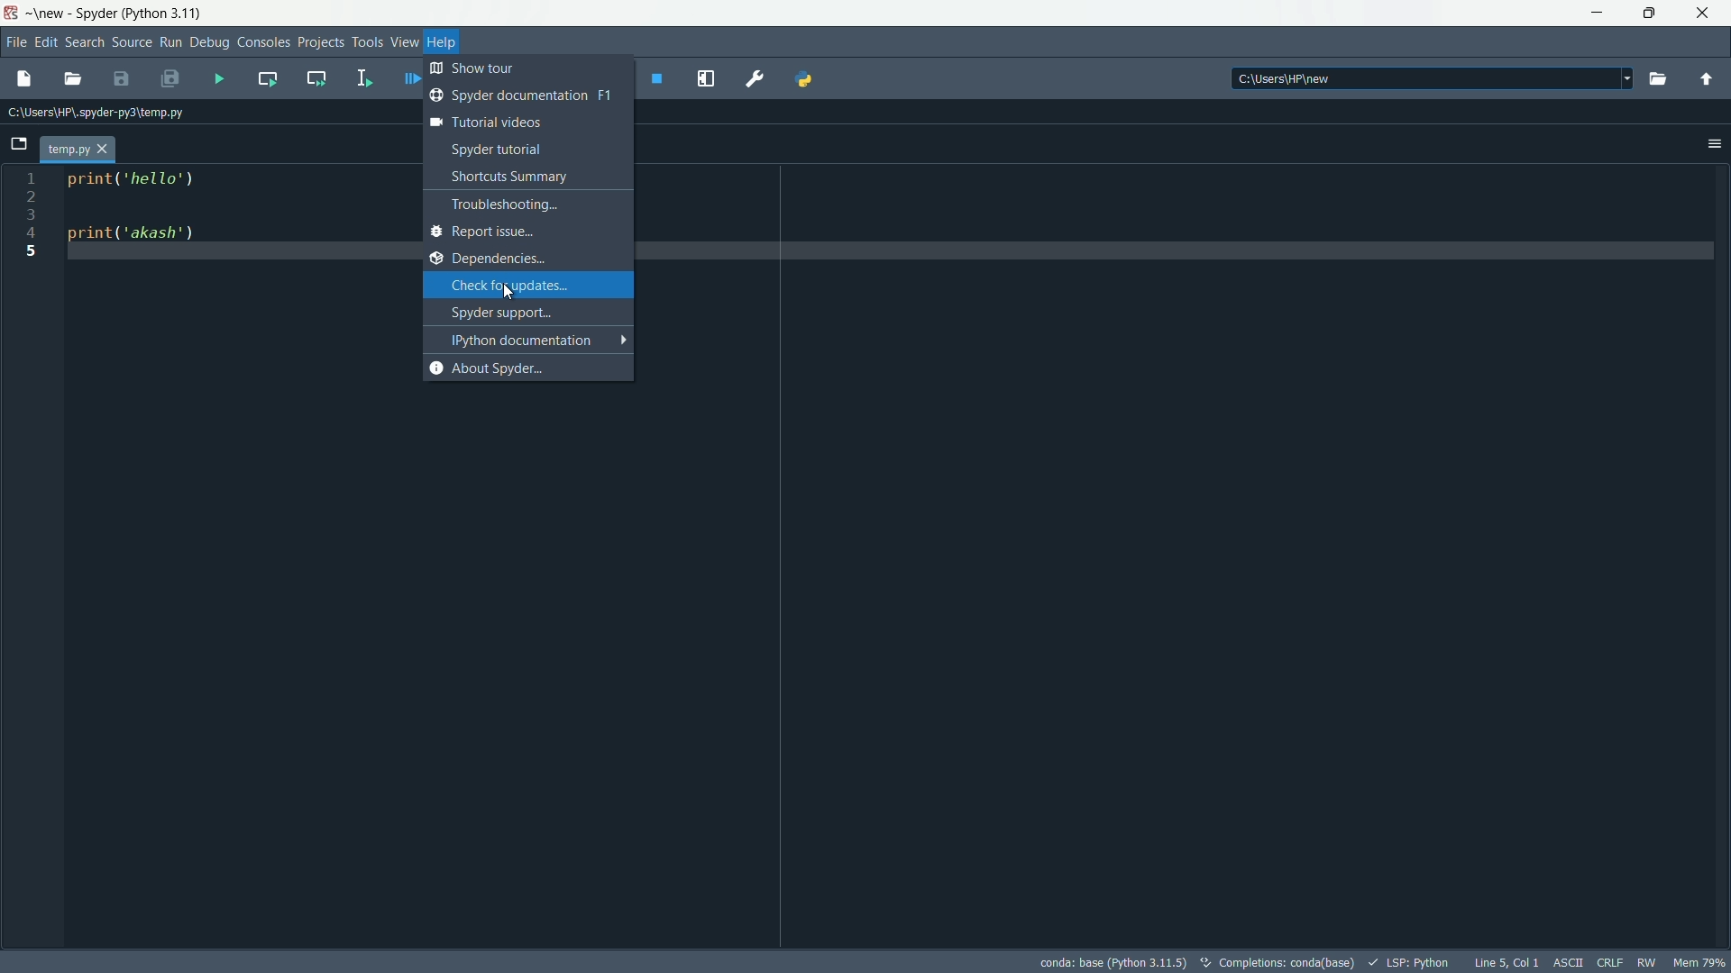 The width and height of the screenshot is (1731, 973). Describe the element at coordinates (263, 41) in the screenshot. I see `consoles menu` at that location.